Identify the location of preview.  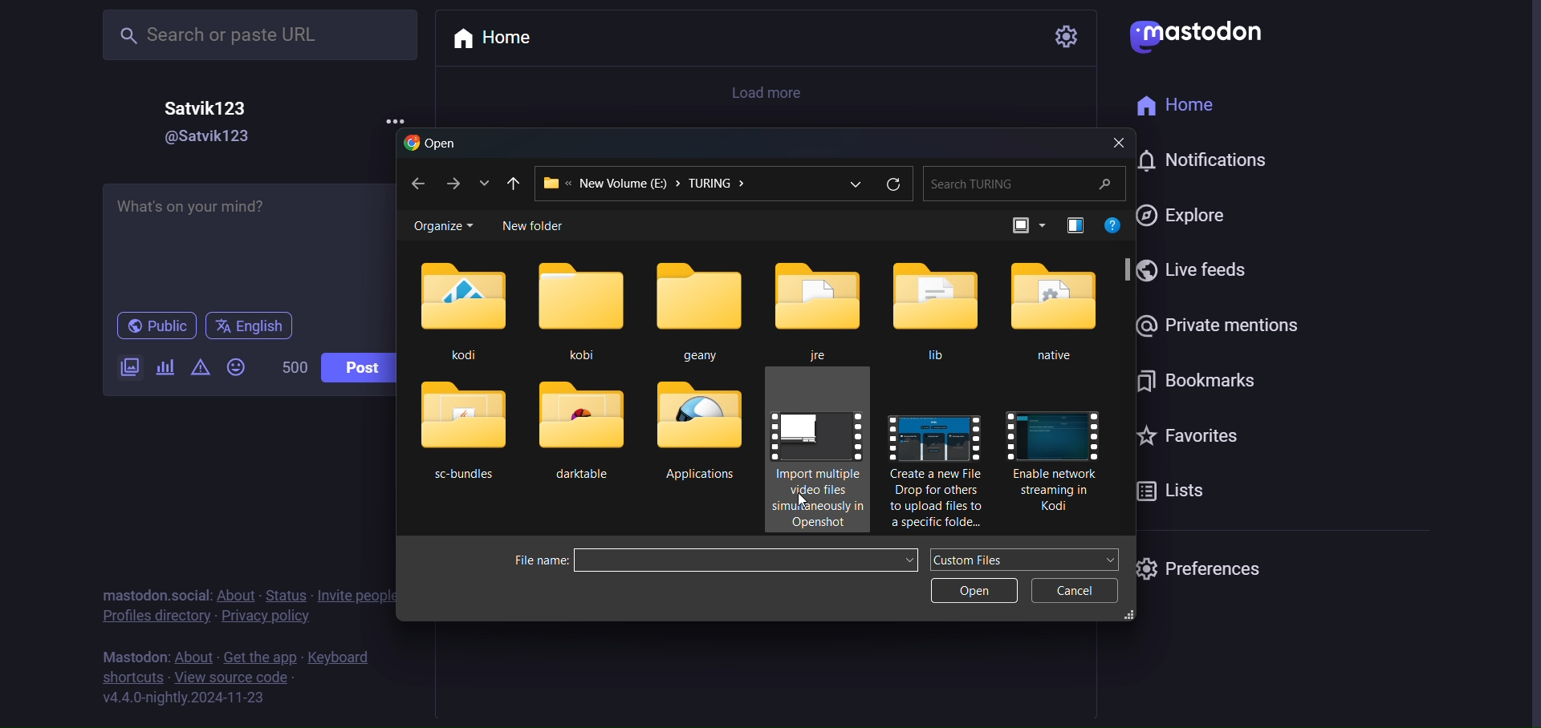
(1073, 224).